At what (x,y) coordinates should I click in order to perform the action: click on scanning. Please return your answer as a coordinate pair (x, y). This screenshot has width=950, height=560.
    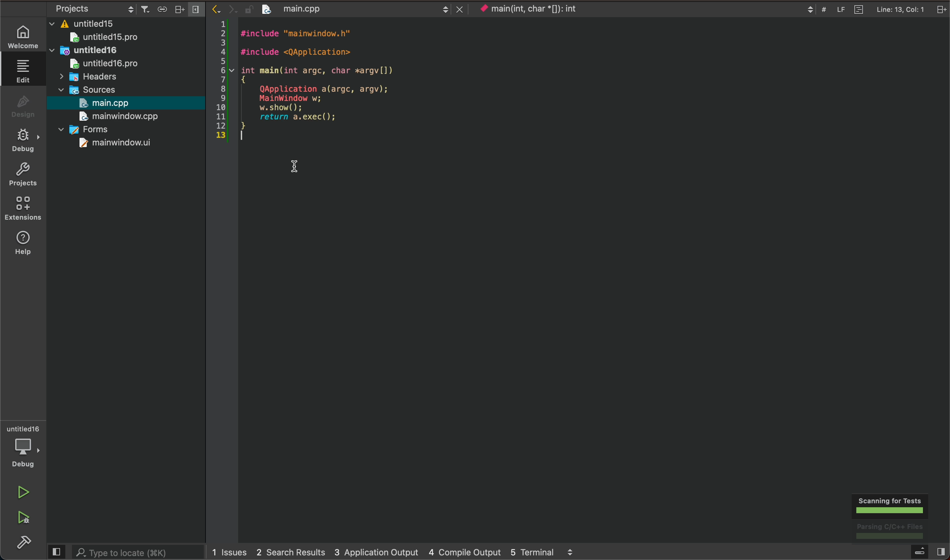
    Looking at the image, I should click on (890, 517).